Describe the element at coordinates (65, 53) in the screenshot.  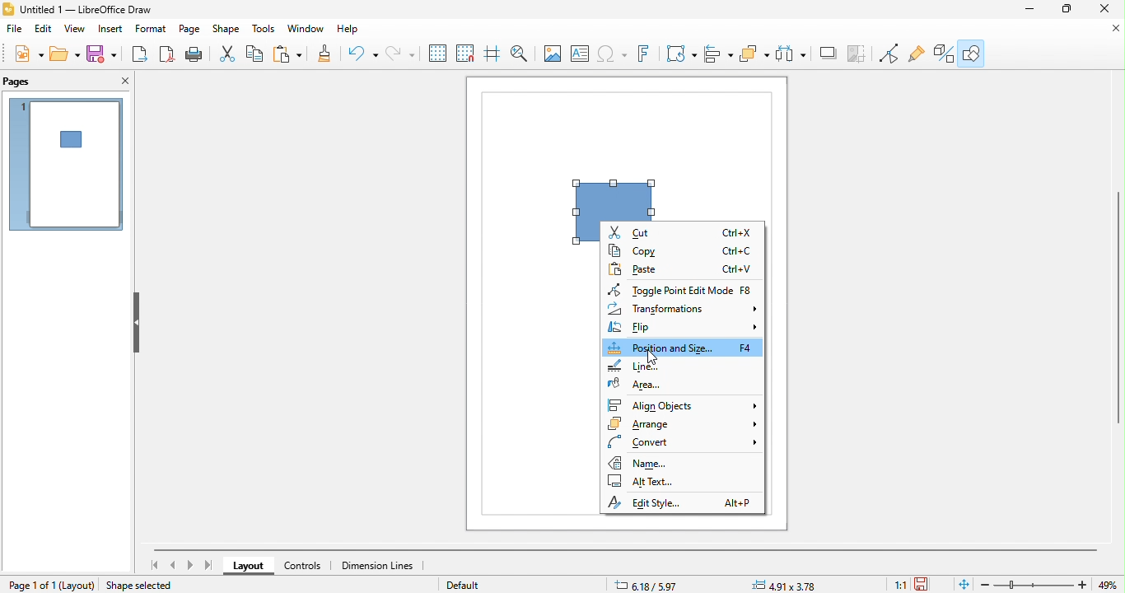
I see `open` at that location.